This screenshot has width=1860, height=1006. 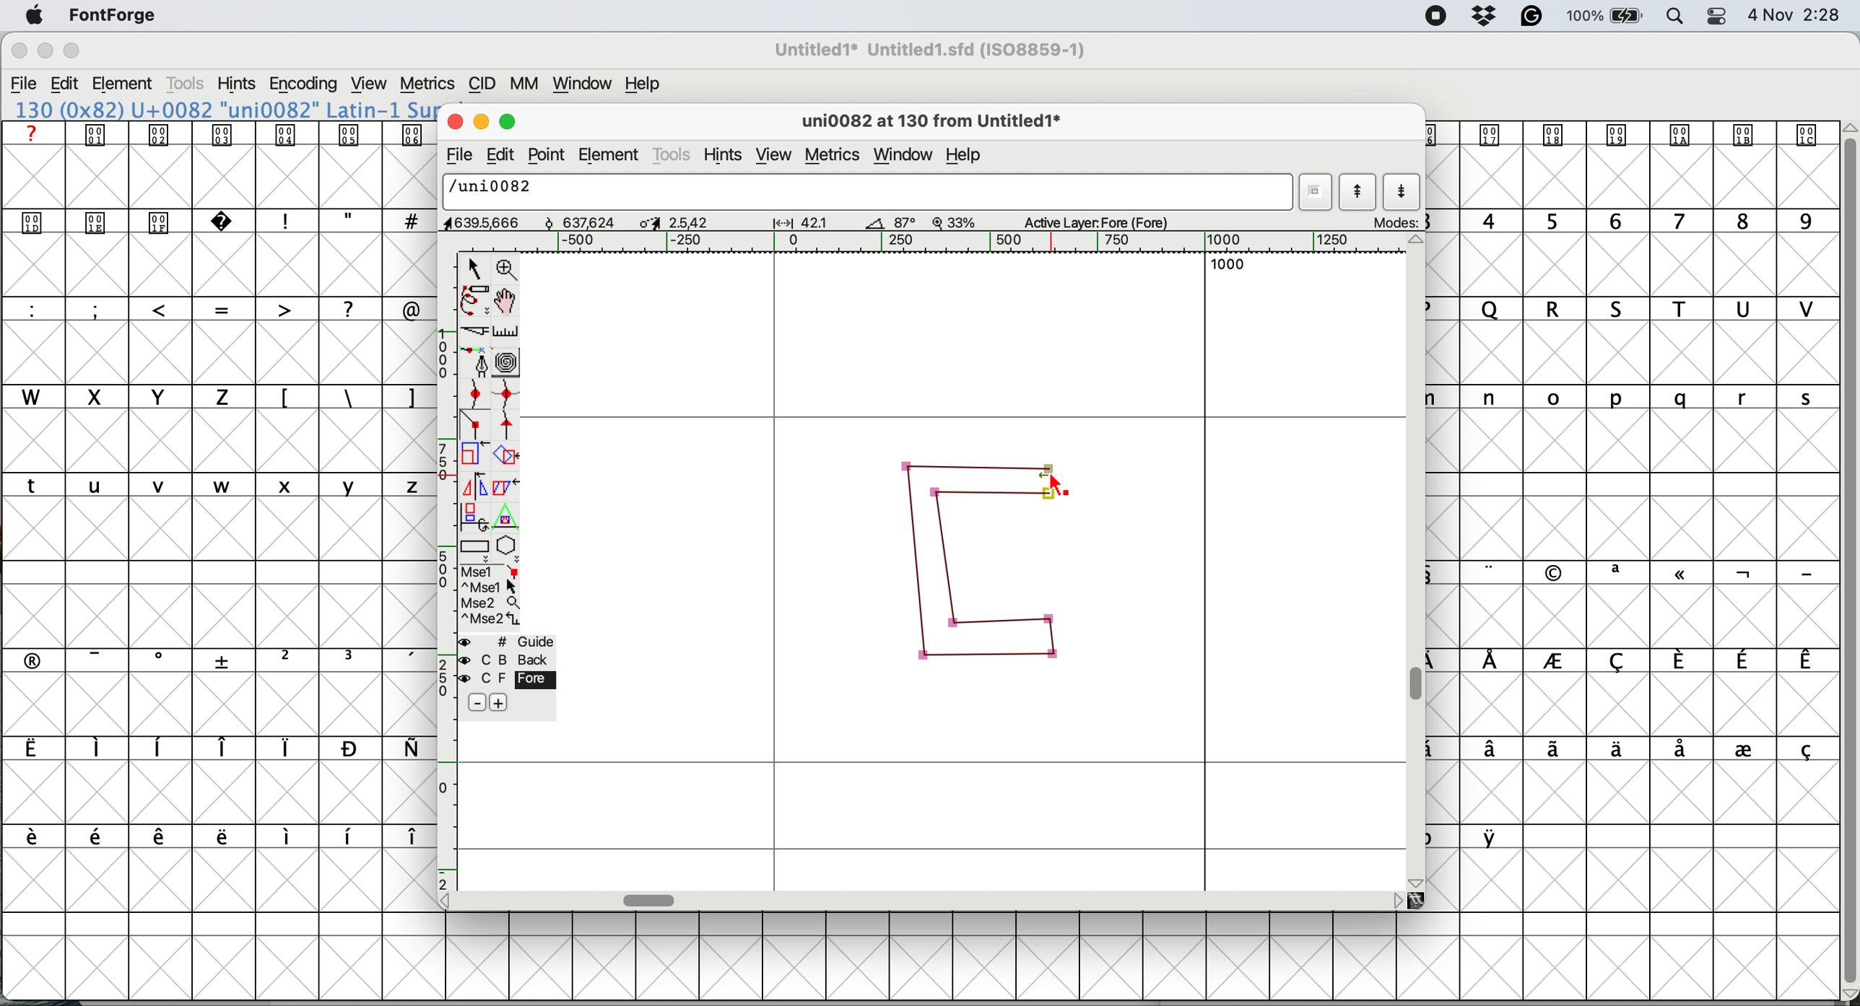 I want to click on symbol, so click(x=1495, y=836).